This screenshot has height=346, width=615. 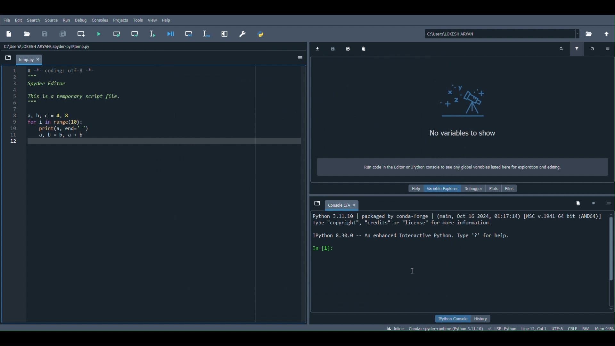 I want to click on Text, so click(x=461, y=165).